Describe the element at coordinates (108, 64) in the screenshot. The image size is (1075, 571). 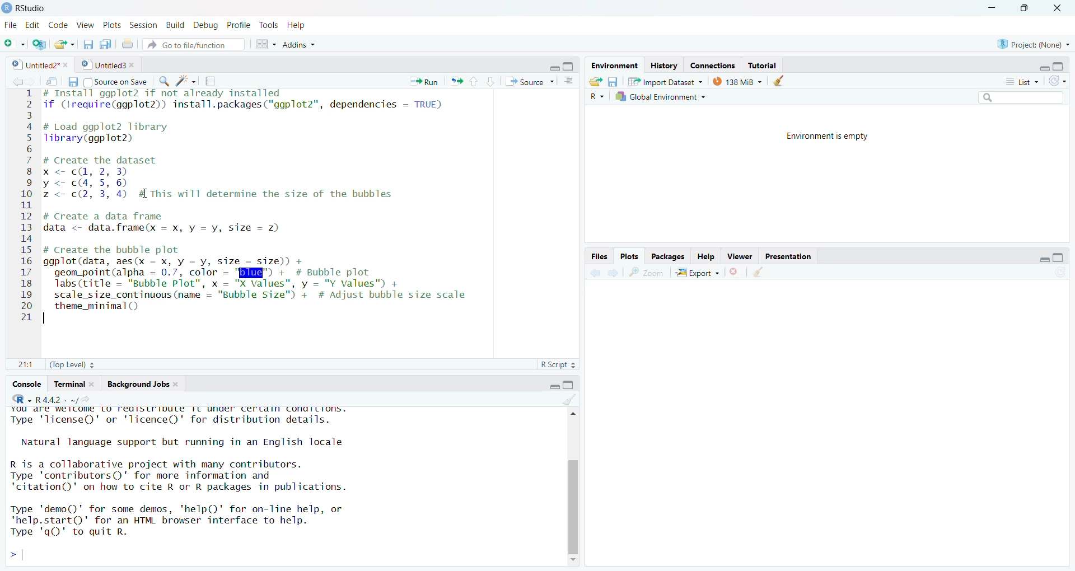
I see `Untitled 3` at that location.